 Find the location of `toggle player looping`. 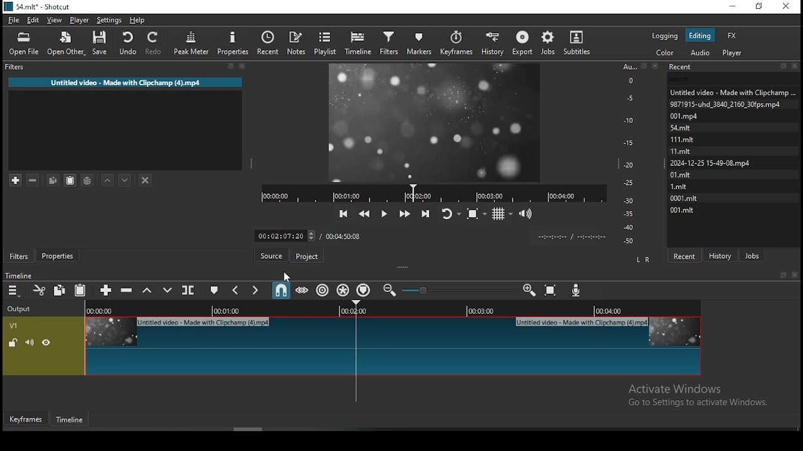

toggle player looping is located at coordinates (450, 214).